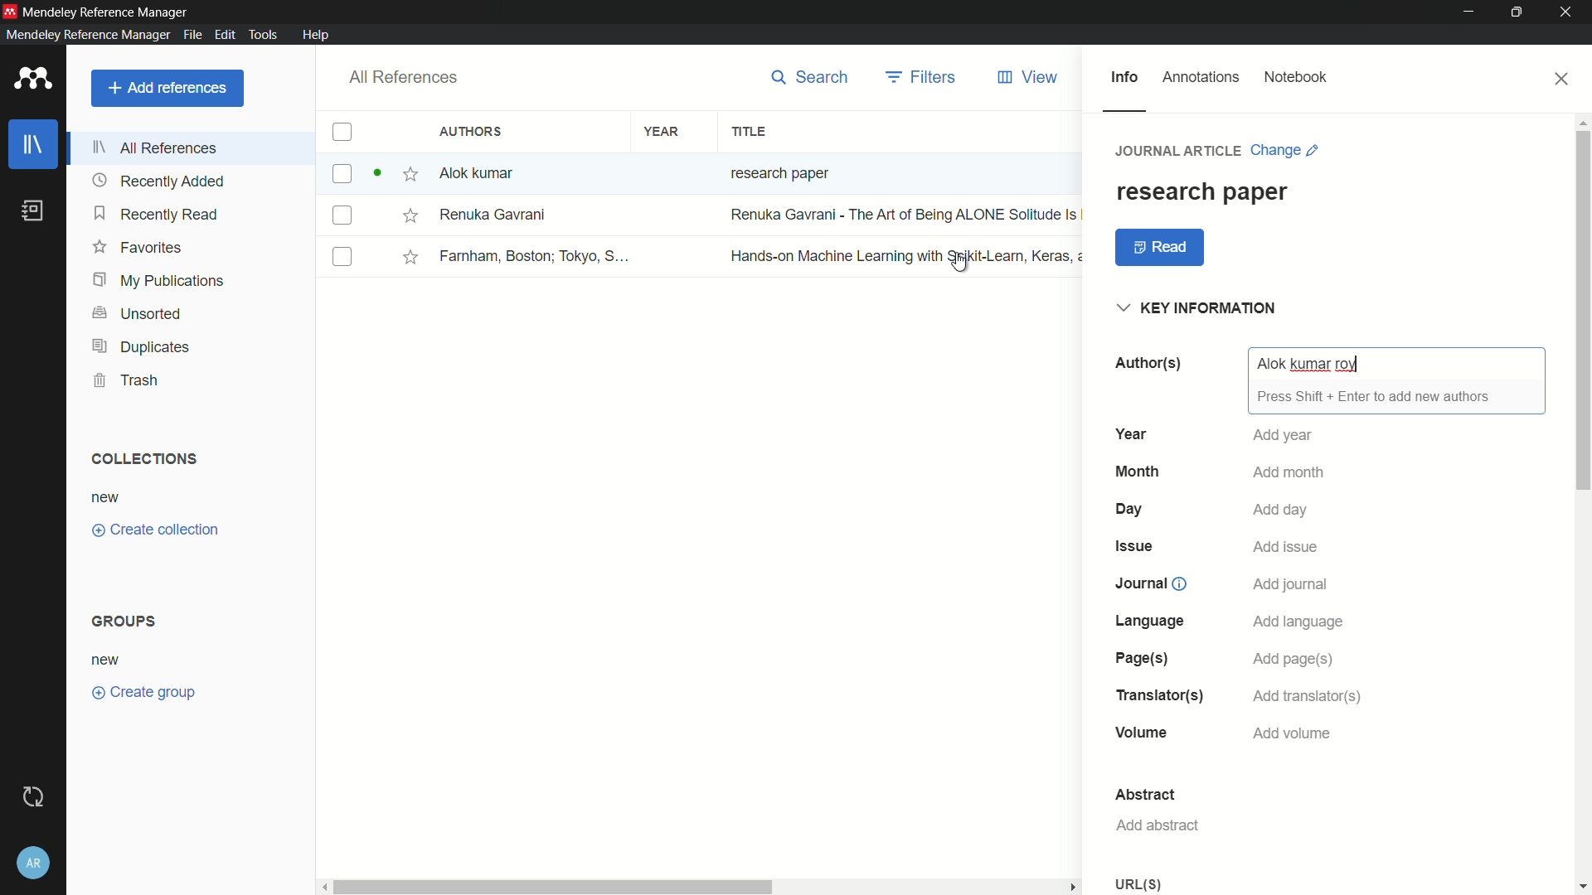 Image resolution: width=1592 pixels, height=895 pixels. Describe the element at coordinates (1137, 471) in the screenshot. I see `month` at that location.